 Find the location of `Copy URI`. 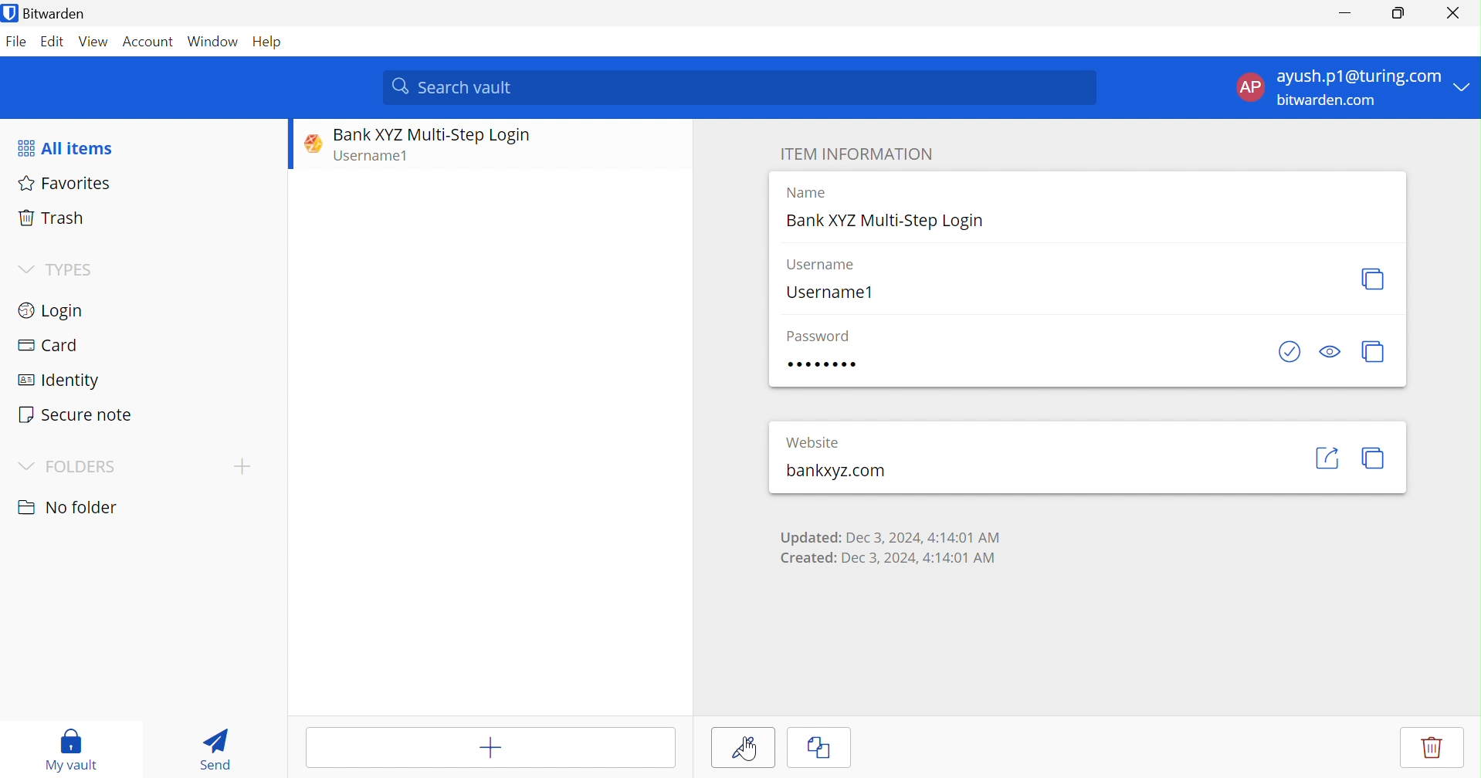

Copy URI is located at coordinates (1378, 458).